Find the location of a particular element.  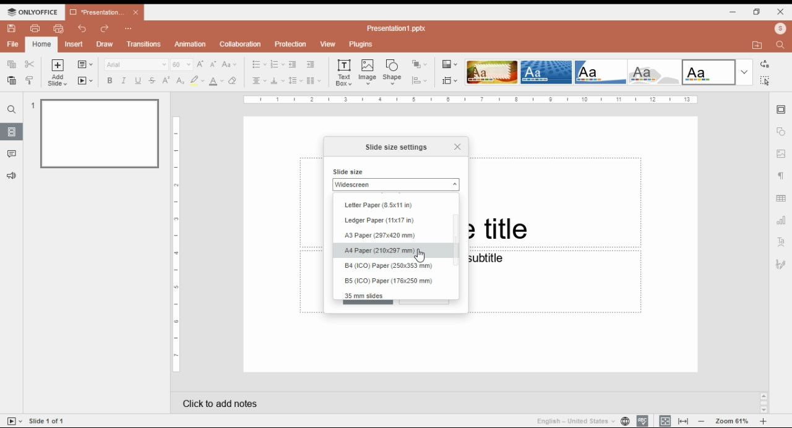

profile is located at coordinates (780, 28).